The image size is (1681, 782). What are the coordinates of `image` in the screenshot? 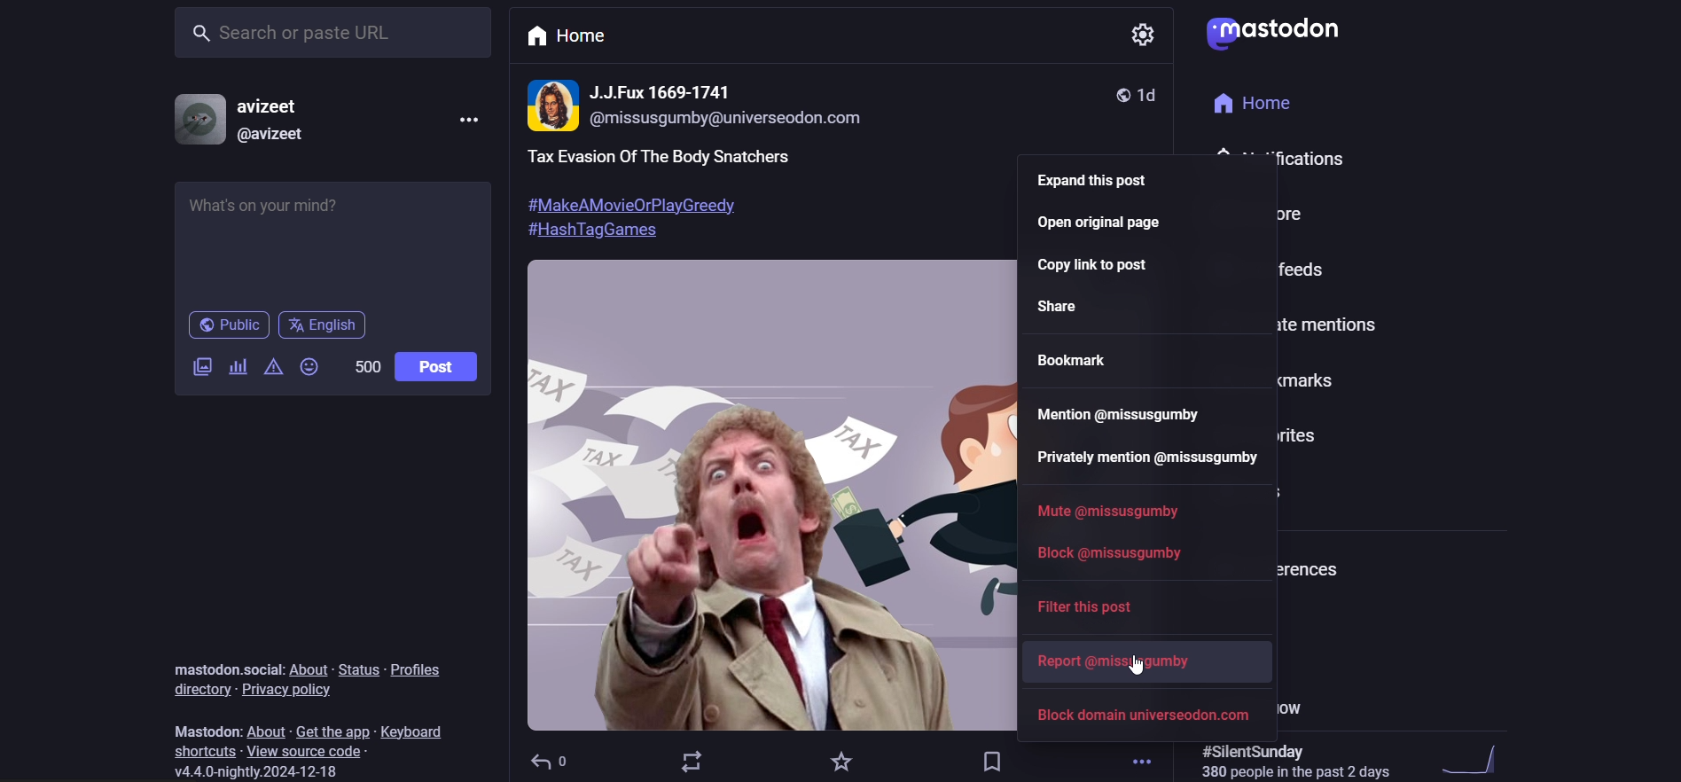 It's located at (773, 502).